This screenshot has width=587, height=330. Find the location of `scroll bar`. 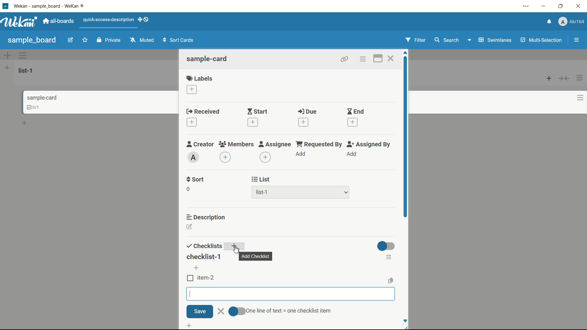

scroll bar is located at coordinates (406, 152).